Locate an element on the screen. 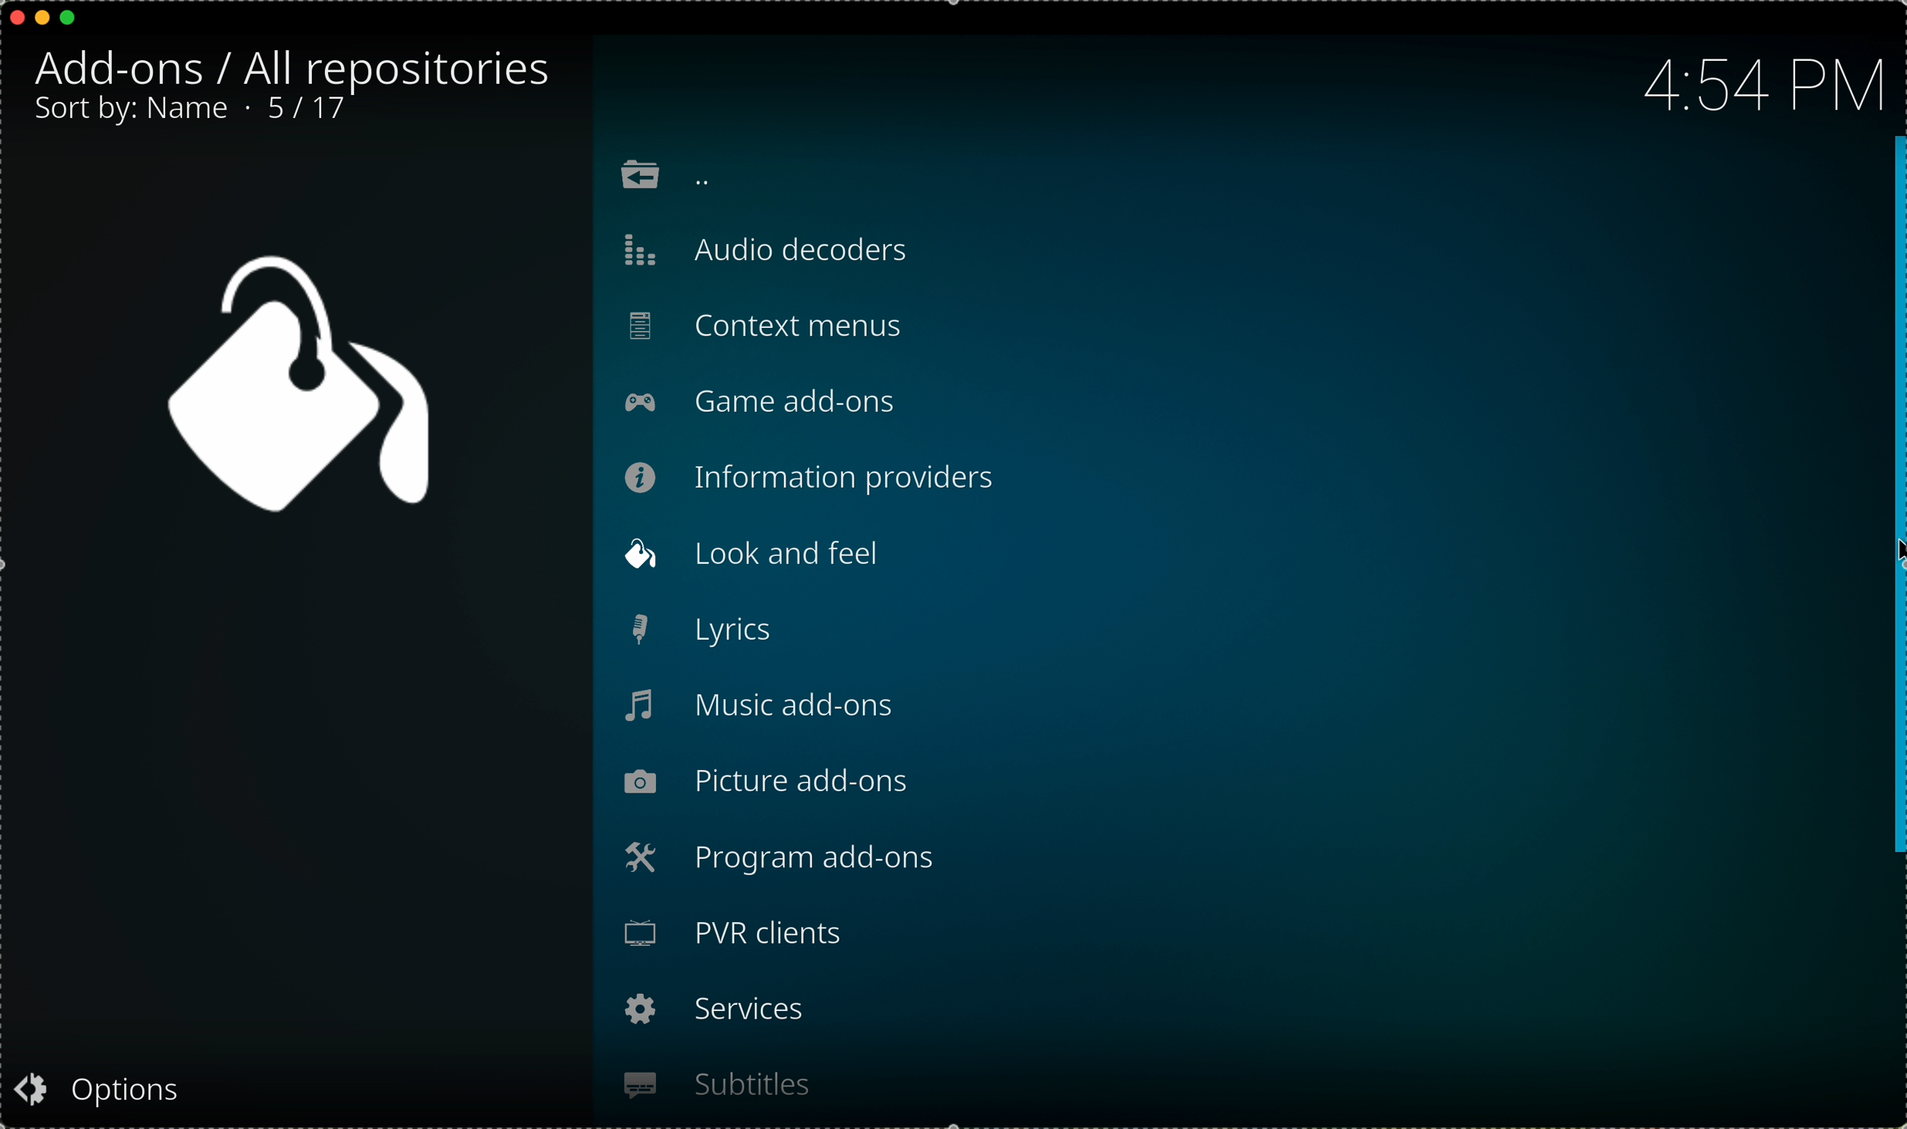 The width and height of the screenshot is (1907, 1129). services is located at coordinates (714, 1012).